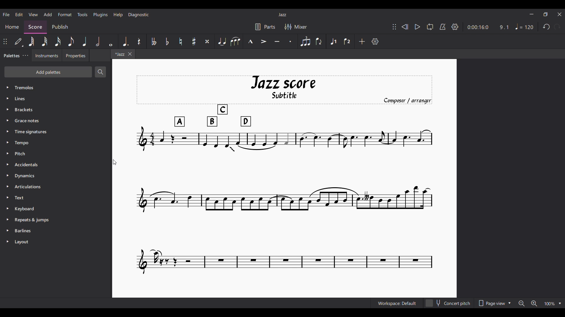 The width and height of the screenshot is (565, 317). Describe the element at coordinates (343, 175) in the screenshot. I see `Current score` at that location.